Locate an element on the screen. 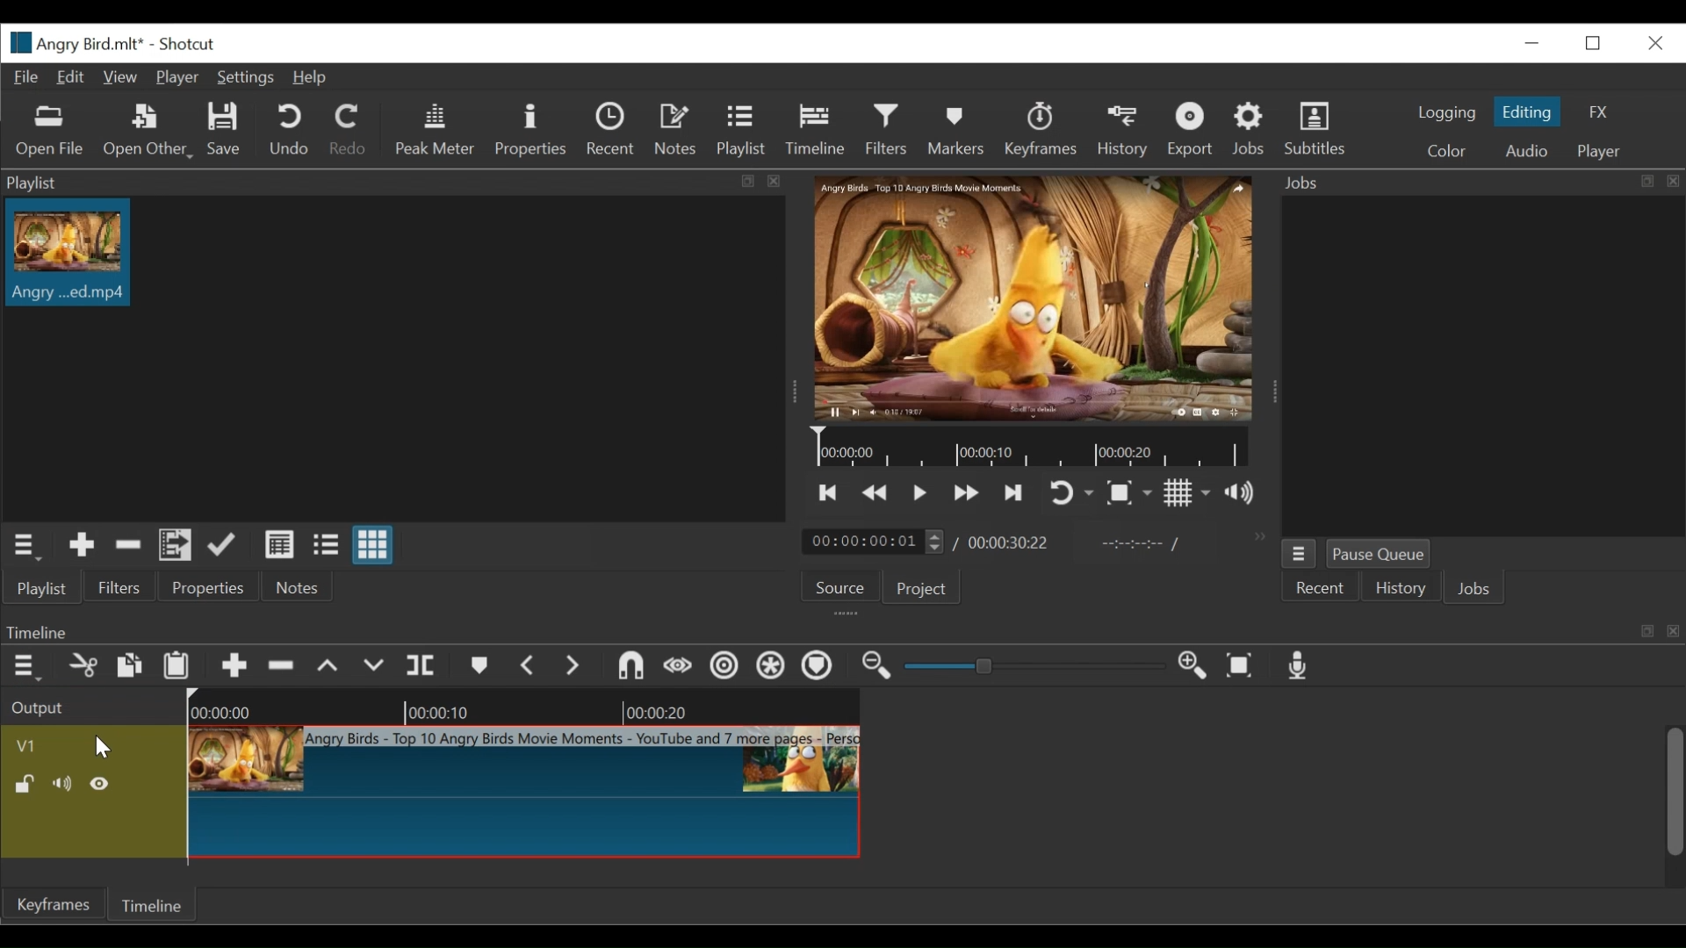 This screenshot has width=1686, height=948. In point is located at coordinates (1139, 544).